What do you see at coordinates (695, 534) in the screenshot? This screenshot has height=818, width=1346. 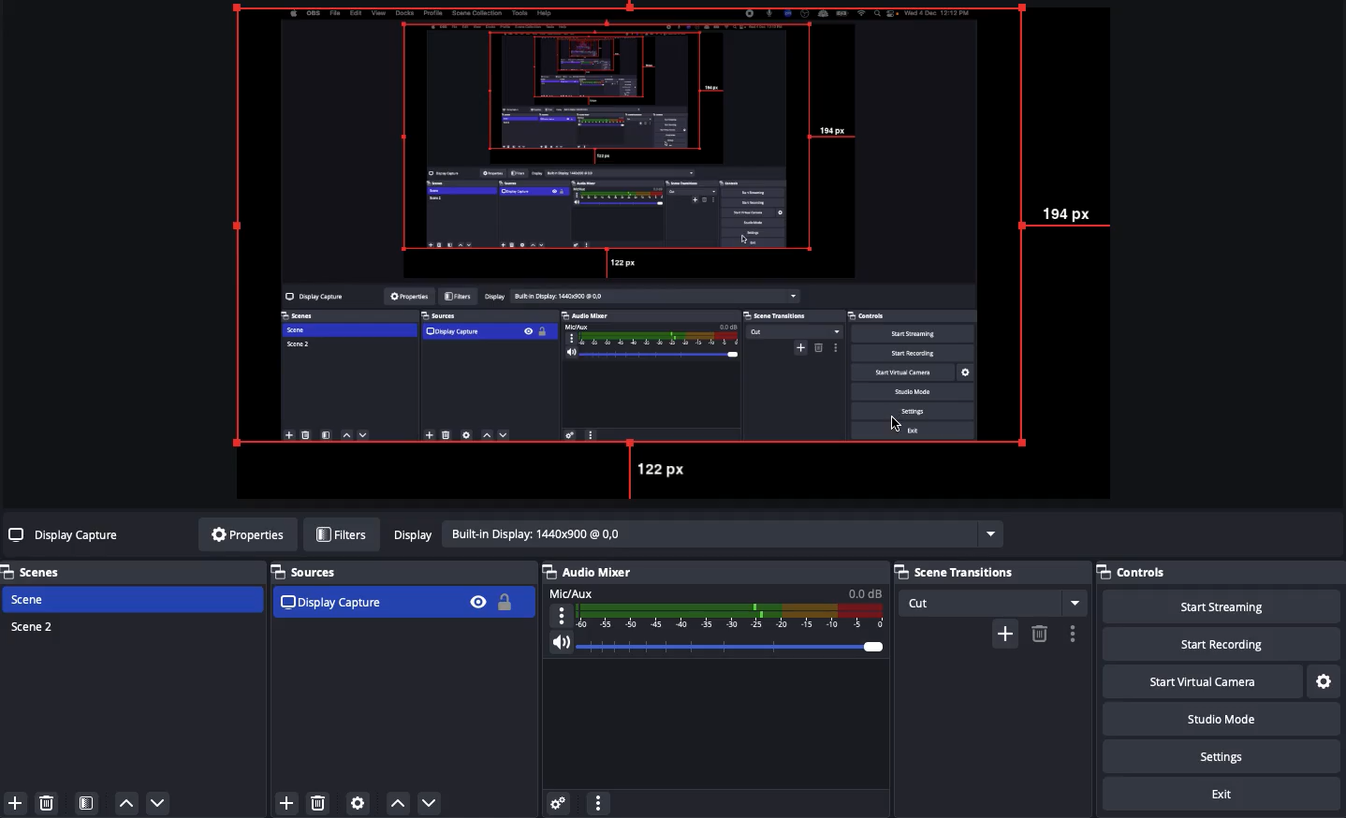 I see `Built-in Display: 1440x900 @ 0,0` at bounding box center [695, 534].